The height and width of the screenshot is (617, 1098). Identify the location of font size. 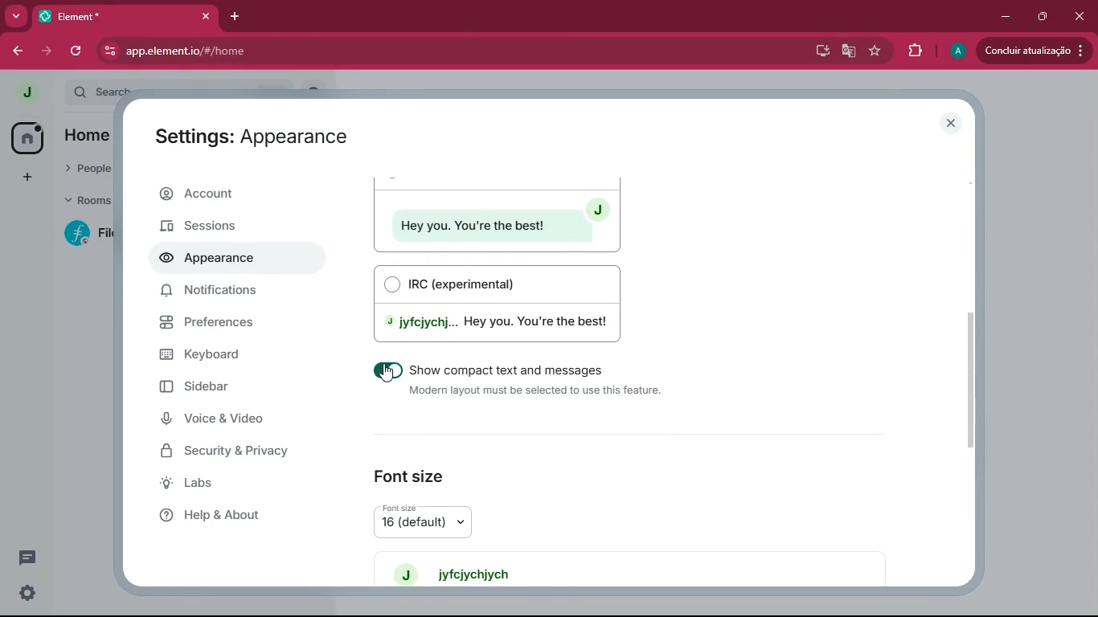
(412, 471).